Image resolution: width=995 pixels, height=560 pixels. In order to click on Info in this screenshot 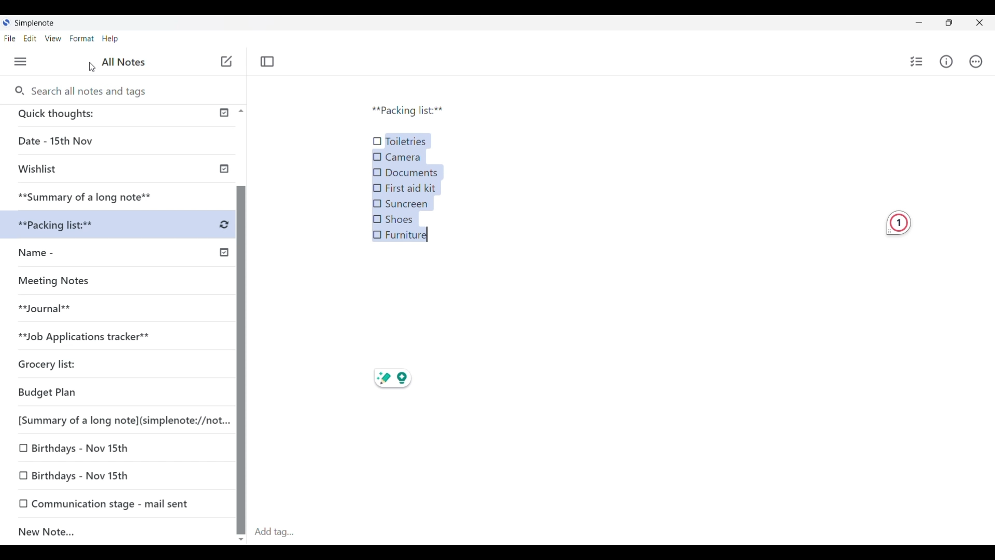, I will do `click(948, 64)`.